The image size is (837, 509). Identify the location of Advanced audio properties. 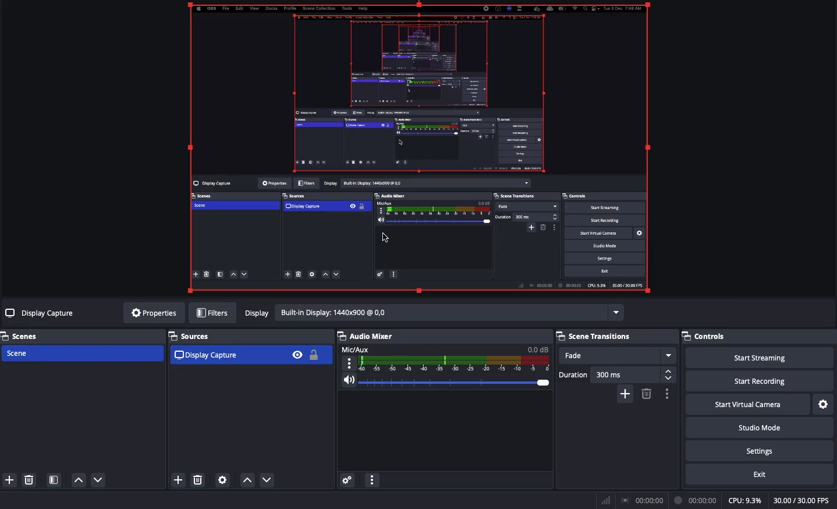
(349, 479).